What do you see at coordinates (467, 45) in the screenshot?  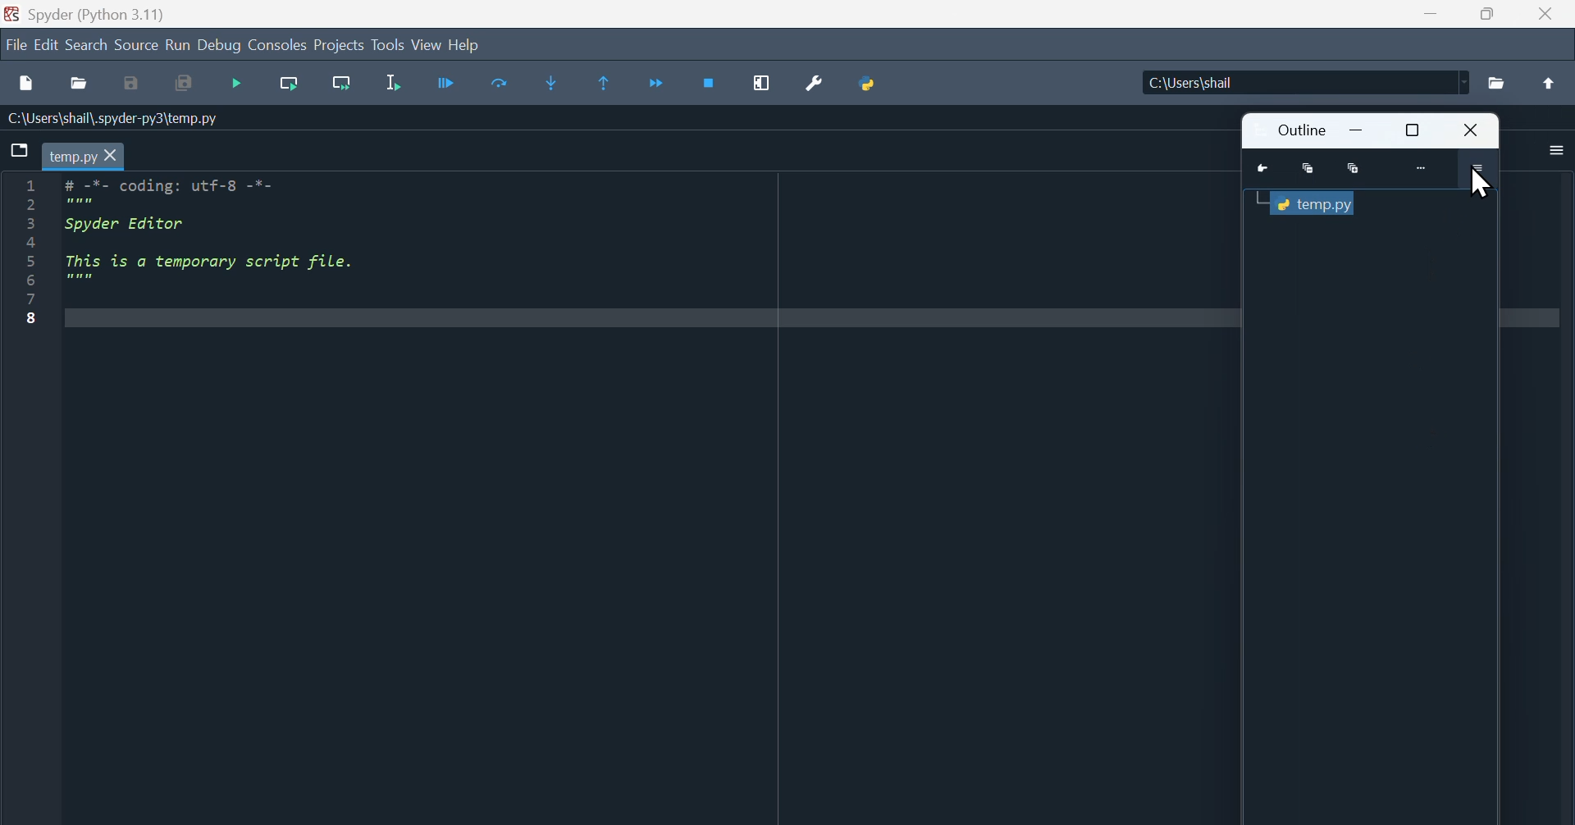 I see `help` at bounding box center [467, 45].